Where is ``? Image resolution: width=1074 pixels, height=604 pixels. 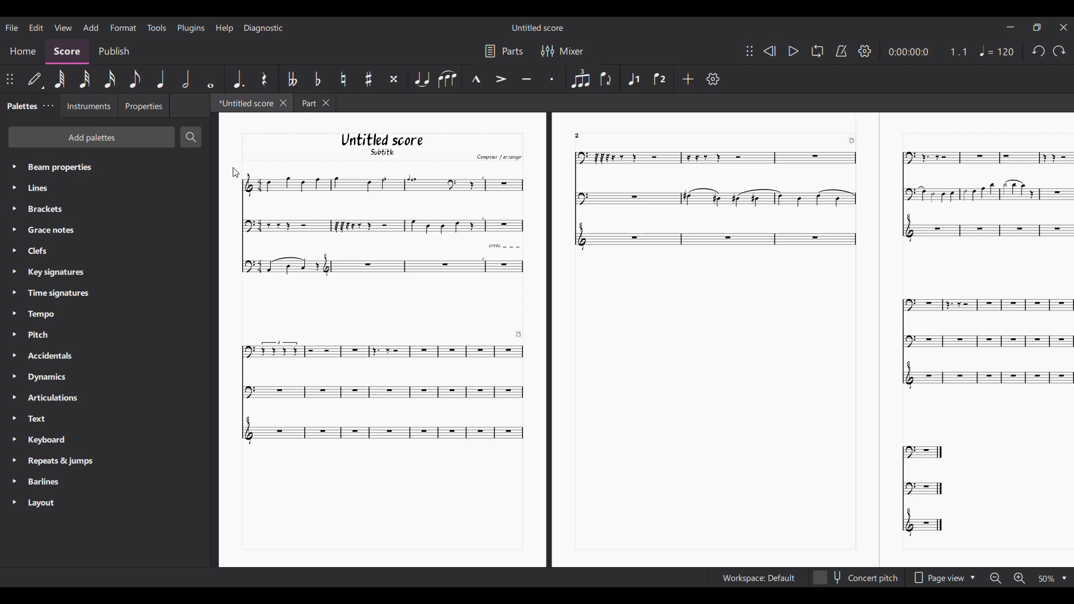  is located at coordinates (384, 183).